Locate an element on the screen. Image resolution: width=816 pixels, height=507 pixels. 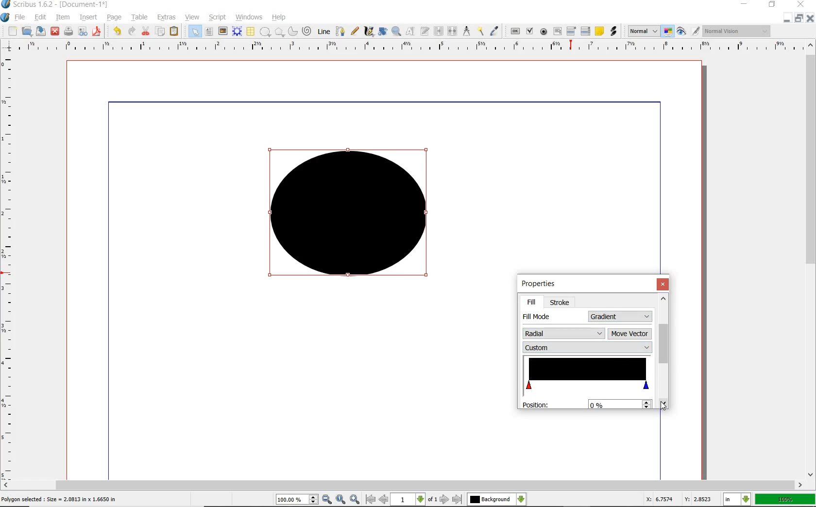
SCROLLBAR is located at coordinates (402, 485).